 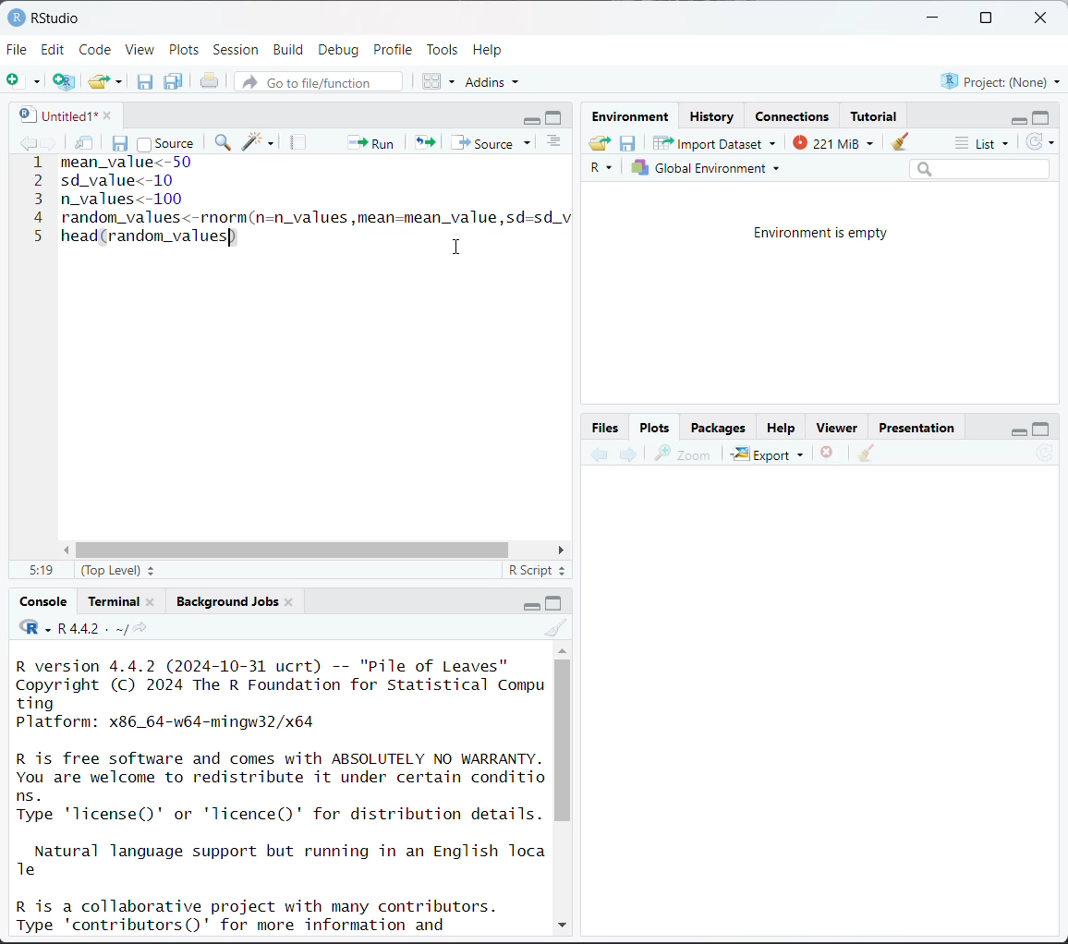 I want to click on 5:19, so click(x=40, y=571).